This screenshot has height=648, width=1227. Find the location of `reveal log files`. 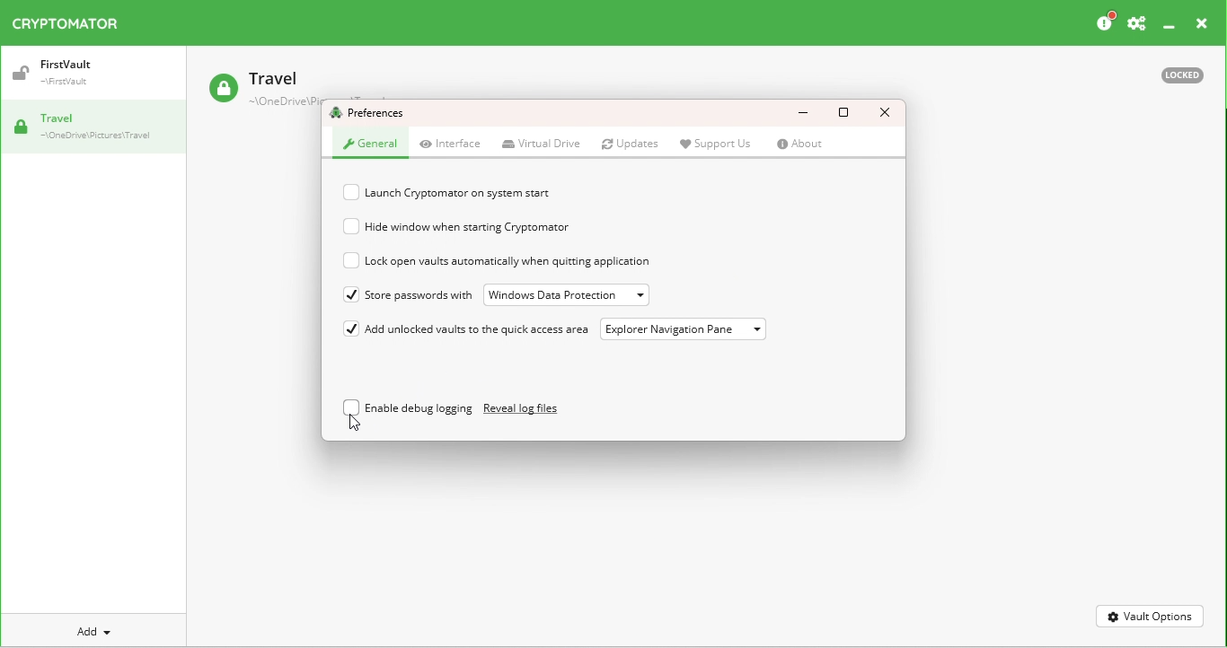

reveal log files is located at coordinates (525, 407).